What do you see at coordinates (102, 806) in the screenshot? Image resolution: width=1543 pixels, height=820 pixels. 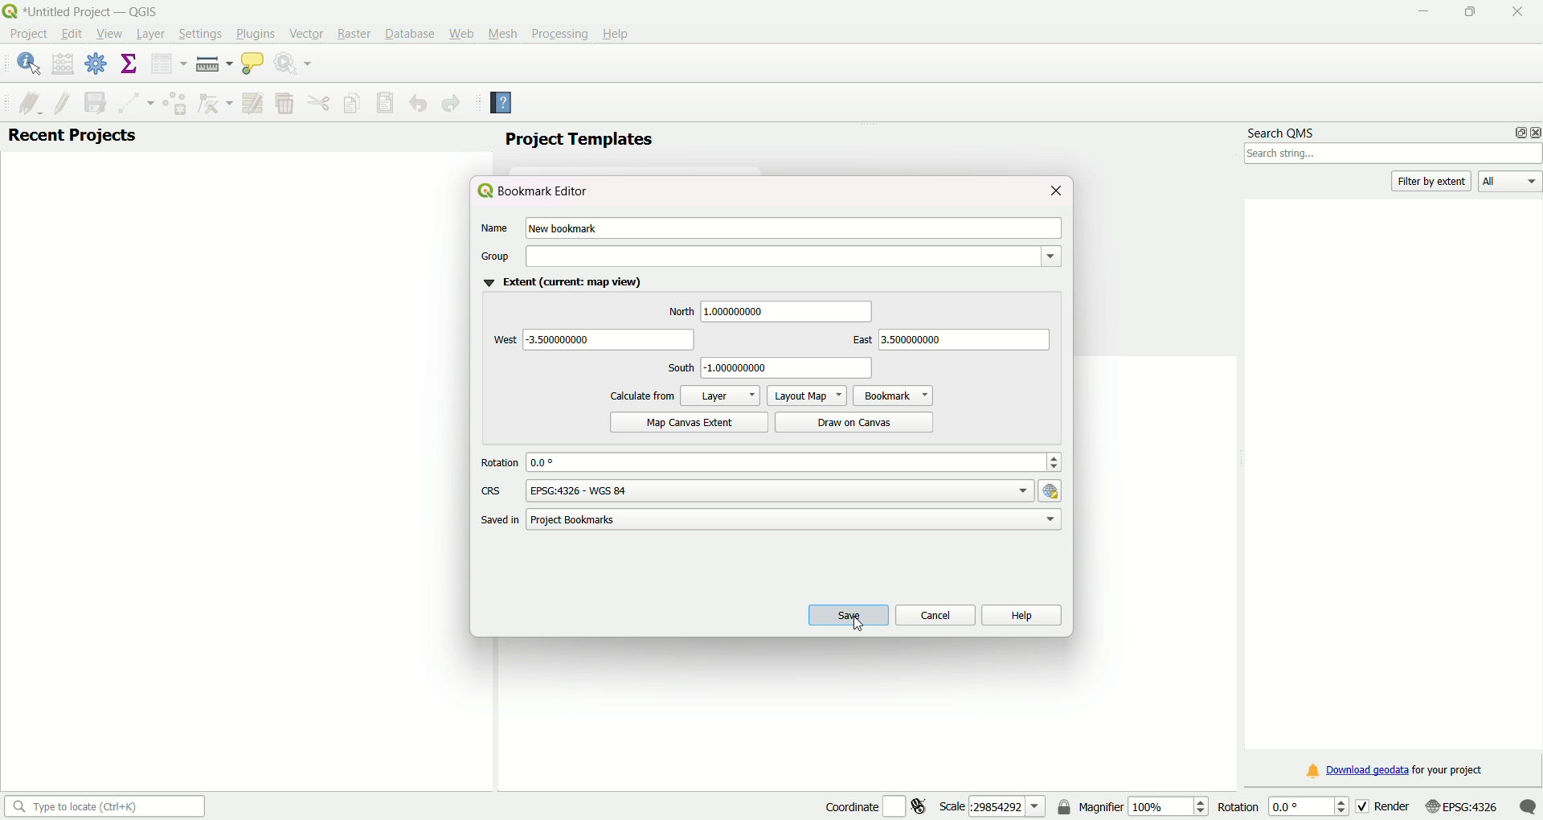 I see `search bar` at bounding box center [102, 806].